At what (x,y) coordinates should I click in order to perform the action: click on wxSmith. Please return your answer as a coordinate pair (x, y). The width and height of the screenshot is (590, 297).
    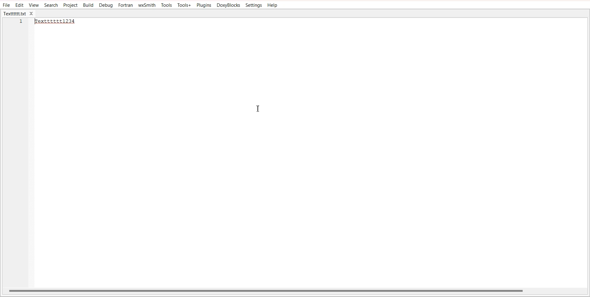
    Looking at the image, I should click on (147, 5).